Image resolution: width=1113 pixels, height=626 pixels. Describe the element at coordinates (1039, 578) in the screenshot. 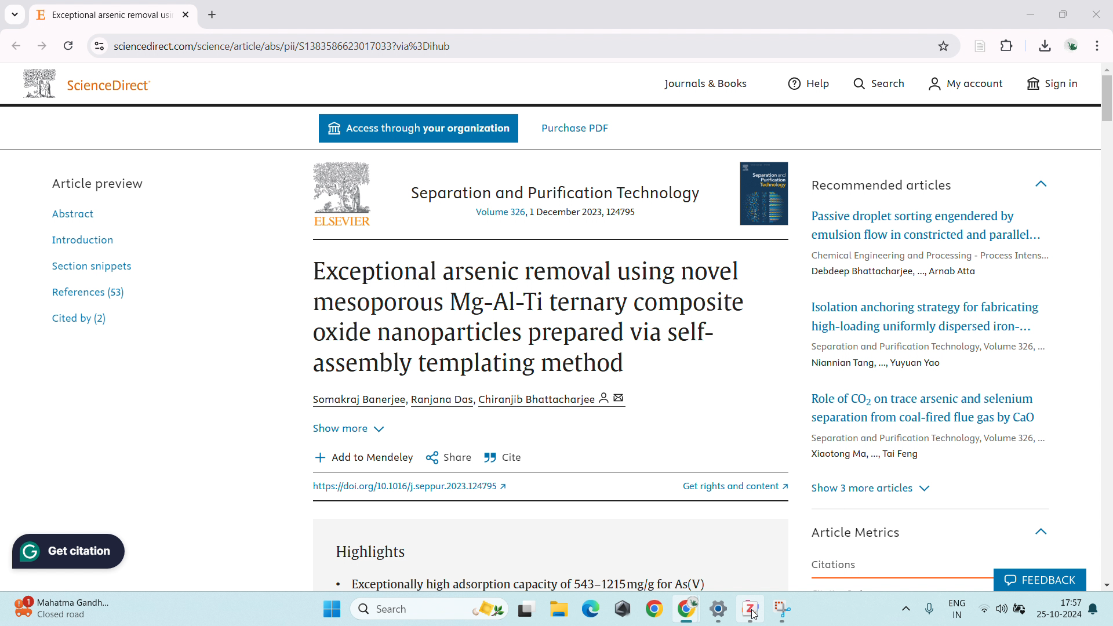

I see `Feedback` at that location.